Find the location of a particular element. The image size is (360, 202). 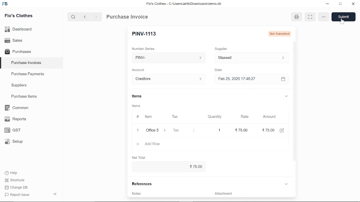

Reports is located at coordinates (15, 119).